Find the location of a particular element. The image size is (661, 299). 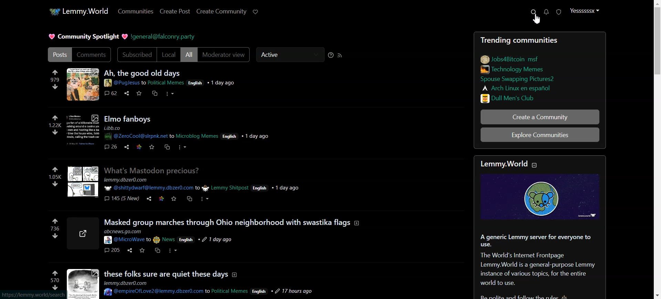

save is located at coordinates (157, 251).